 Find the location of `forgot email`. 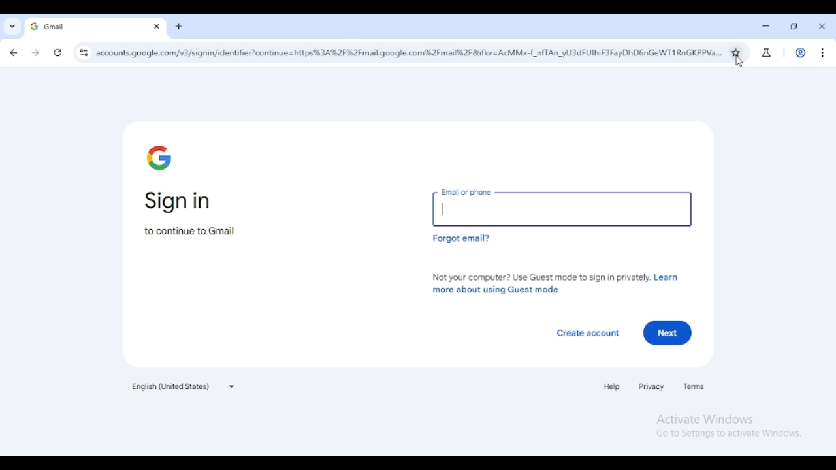

forgot email is located at coordinates (460, 238).